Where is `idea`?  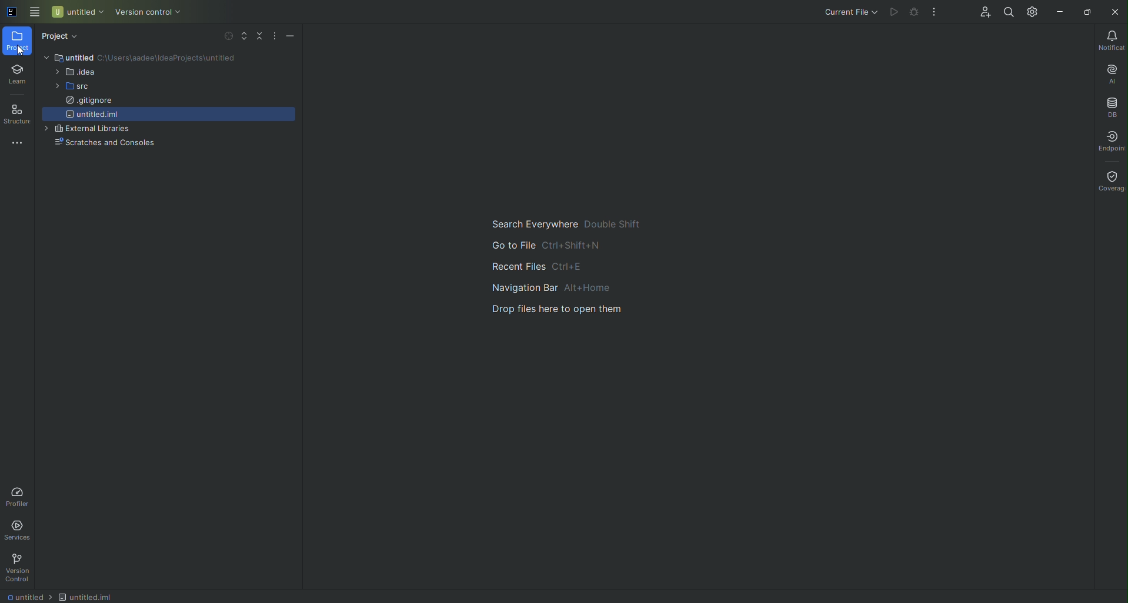 idea is located at coordinates (73, 75).